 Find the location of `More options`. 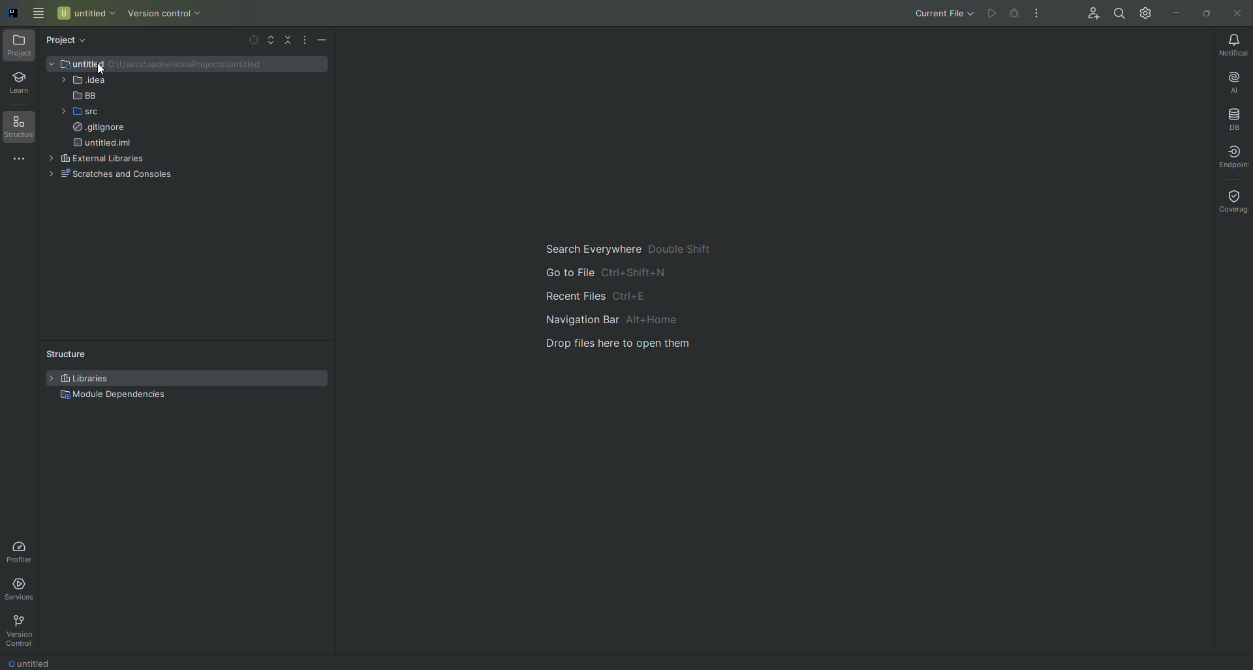

More options is located at coordinates (303, 40).